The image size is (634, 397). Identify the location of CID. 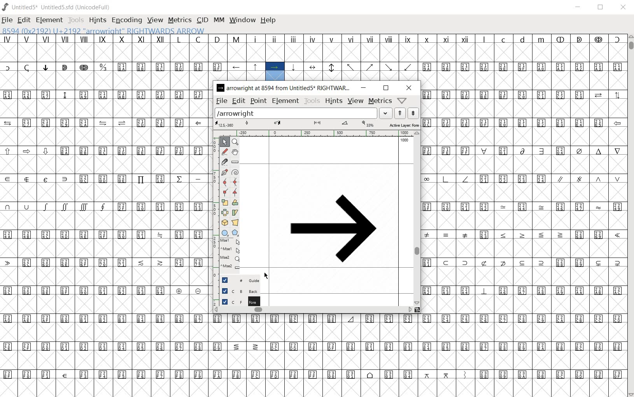
(202, 20).